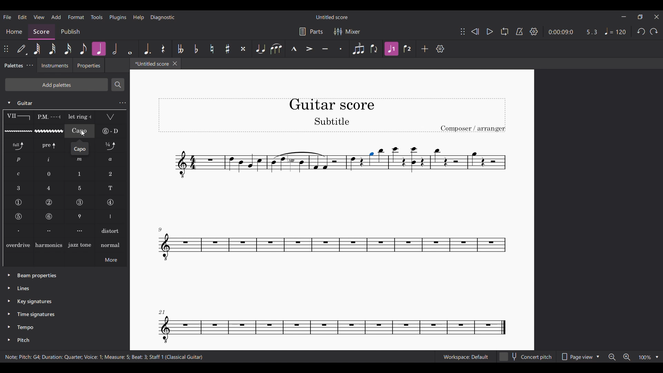  Describe the element at coordinates (325, 49) in the screenshot. I see `Tenuto` at that location.